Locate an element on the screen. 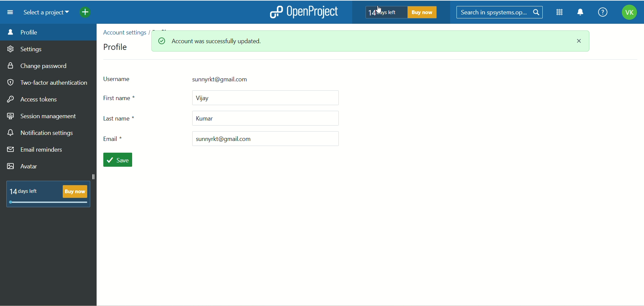  account is located at coordinates (627, 13).